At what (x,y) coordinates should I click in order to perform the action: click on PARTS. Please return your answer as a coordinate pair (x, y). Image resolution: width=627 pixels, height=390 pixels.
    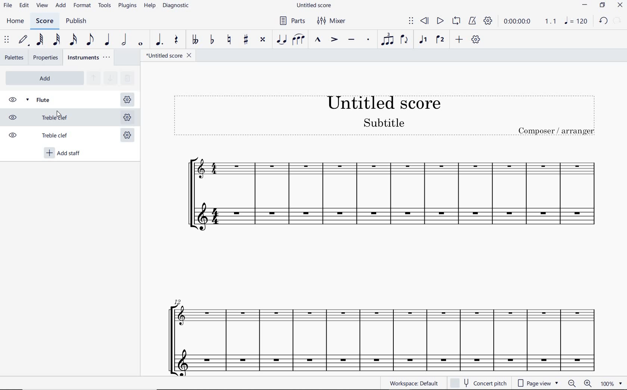
    Looking at the image, I should click on (293, 21).